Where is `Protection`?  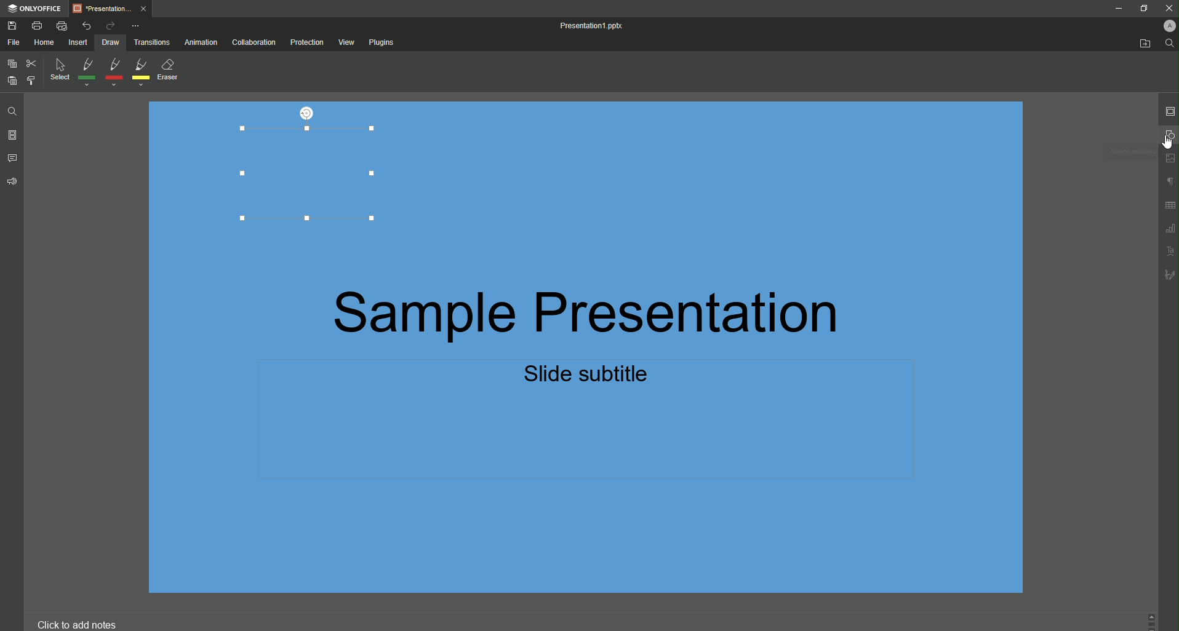 Protection is located at coordinates (305, 43).